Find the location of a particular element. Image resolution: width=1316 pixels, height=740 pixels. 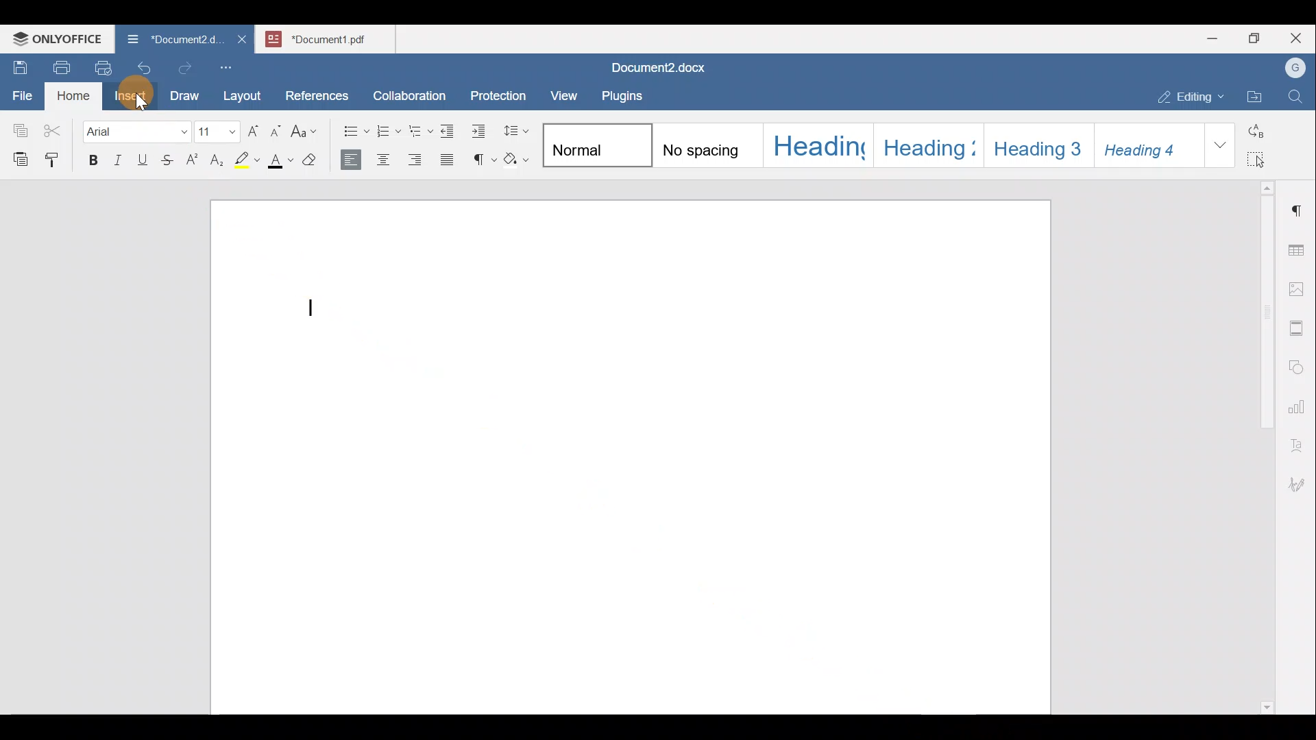

Shapes settings is located at coordinates (1299, 365).